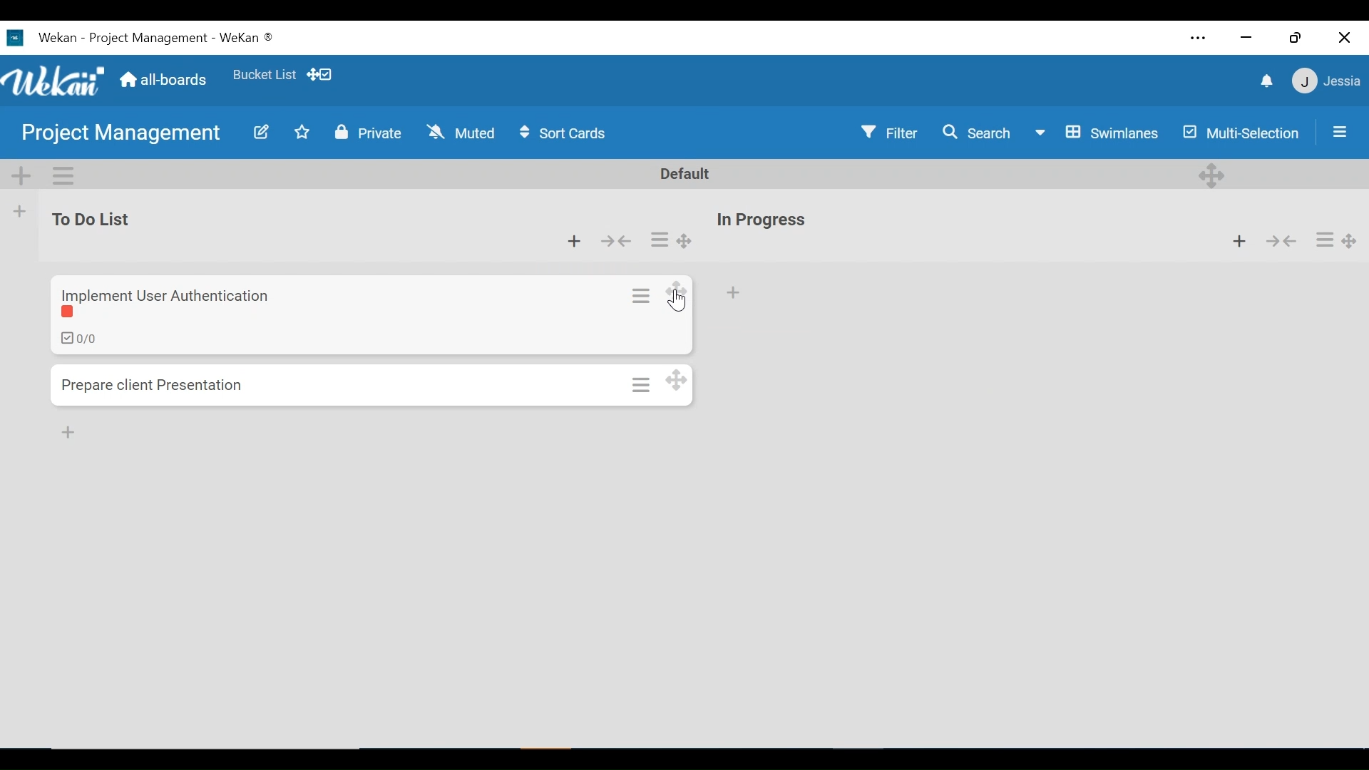 The image size is (1369, 770). Describe the element at coordinates (56, 83) in the screenshot. I see `Wekan logo` at that location.